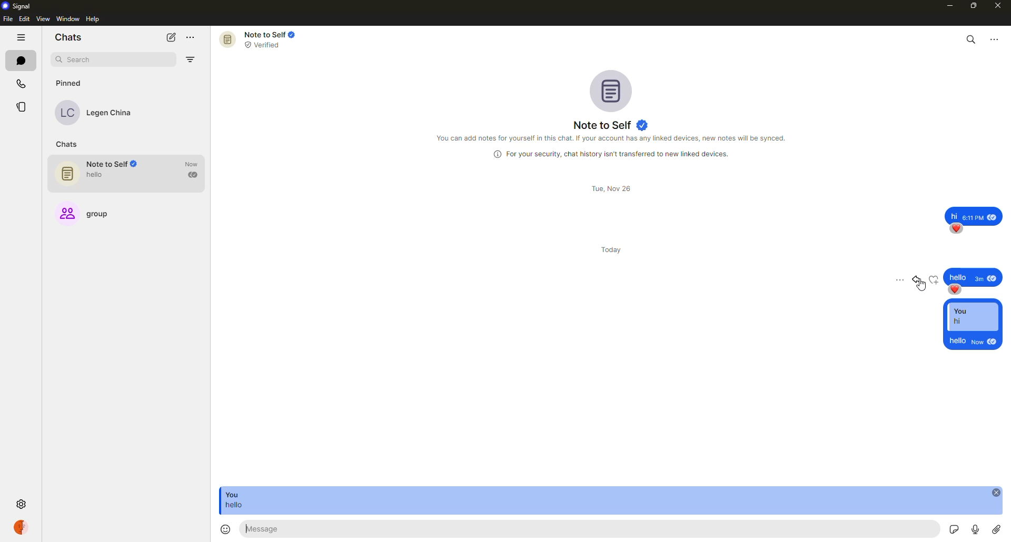 This screenshot has width=1011, height=542. I want to click on edit, so click(24, 18).